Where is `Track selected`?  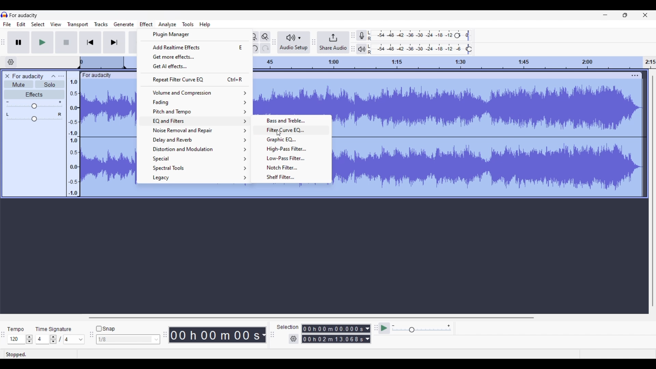 Track selected is located at coordinates (292, 96).